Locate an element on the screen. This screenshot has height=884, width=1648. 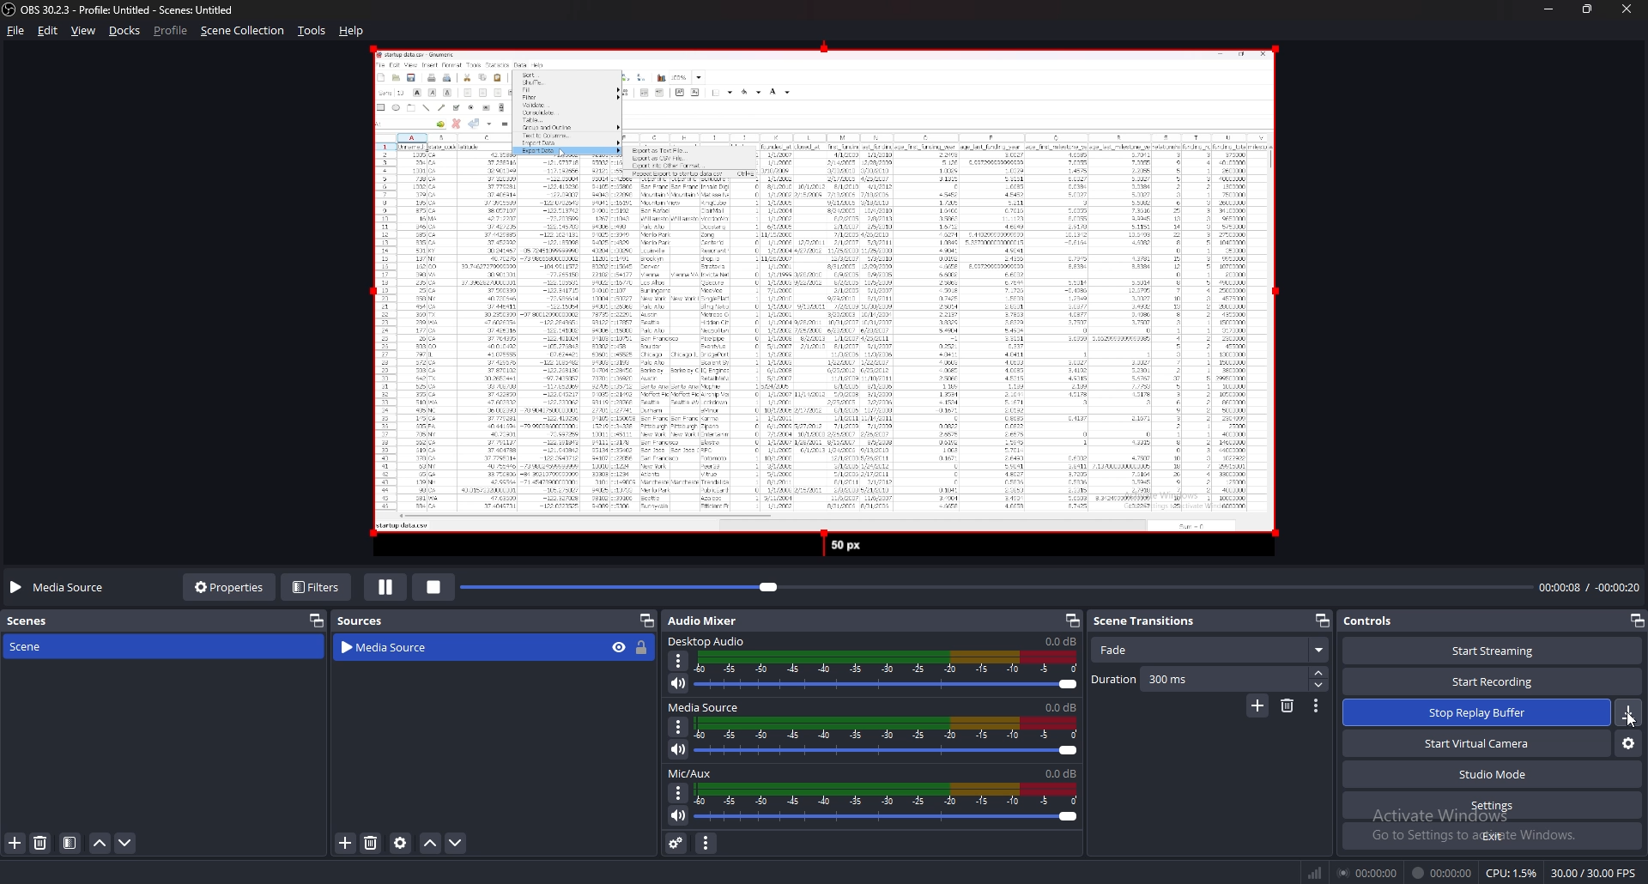
resize is located at coordinates (1586, 9).